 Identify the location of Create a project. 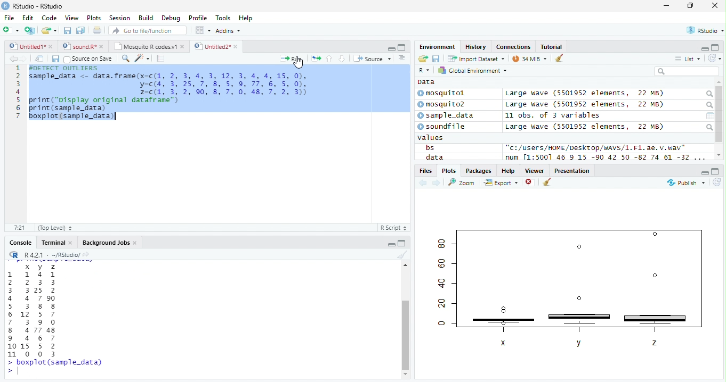
(31, 30).